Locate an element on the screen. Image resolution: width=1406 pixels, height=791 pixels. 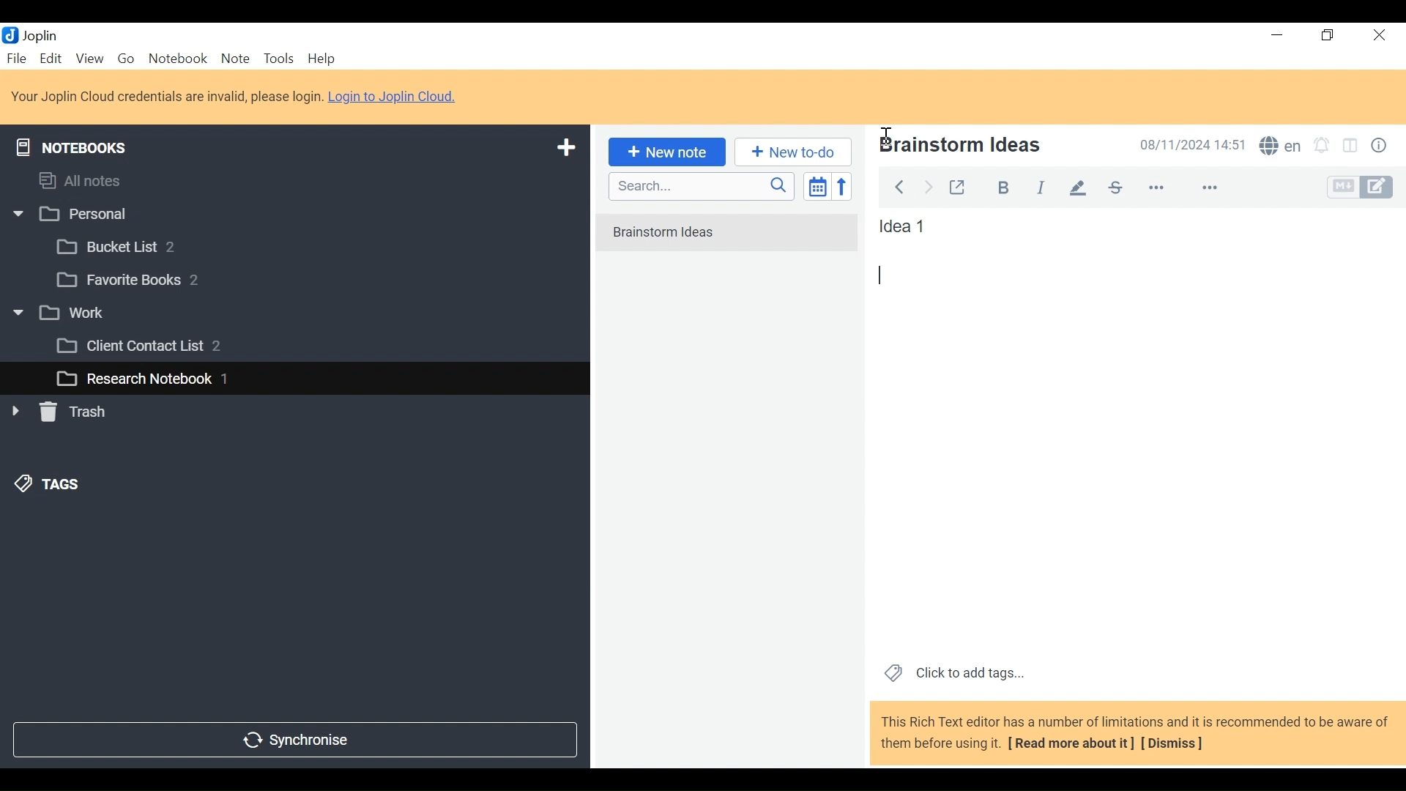
Edit is located at coordinates (52, 58).